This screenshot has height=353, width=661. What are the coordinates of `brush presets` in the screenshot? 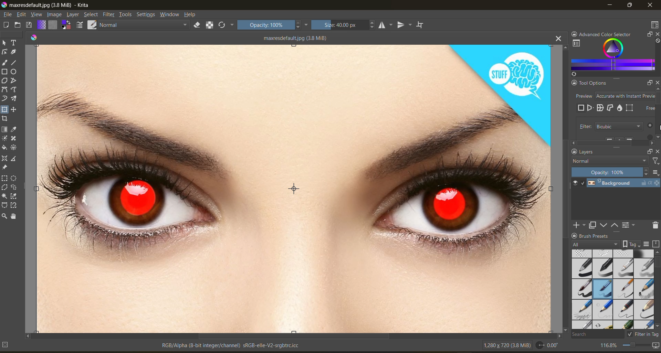 It's located at (612, 288).